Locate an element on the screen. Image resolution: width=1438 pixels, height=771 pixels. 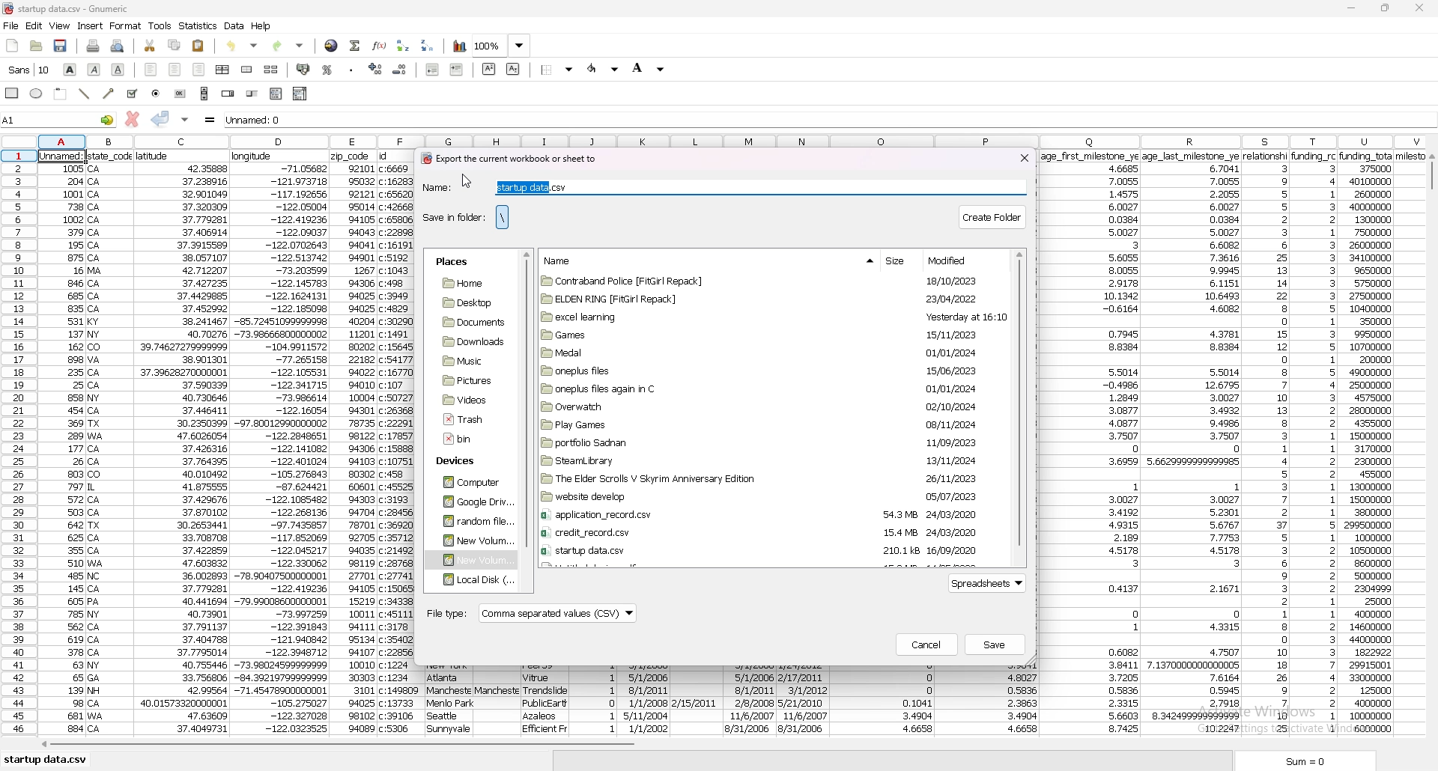
file is located at coordinates (463, 439).